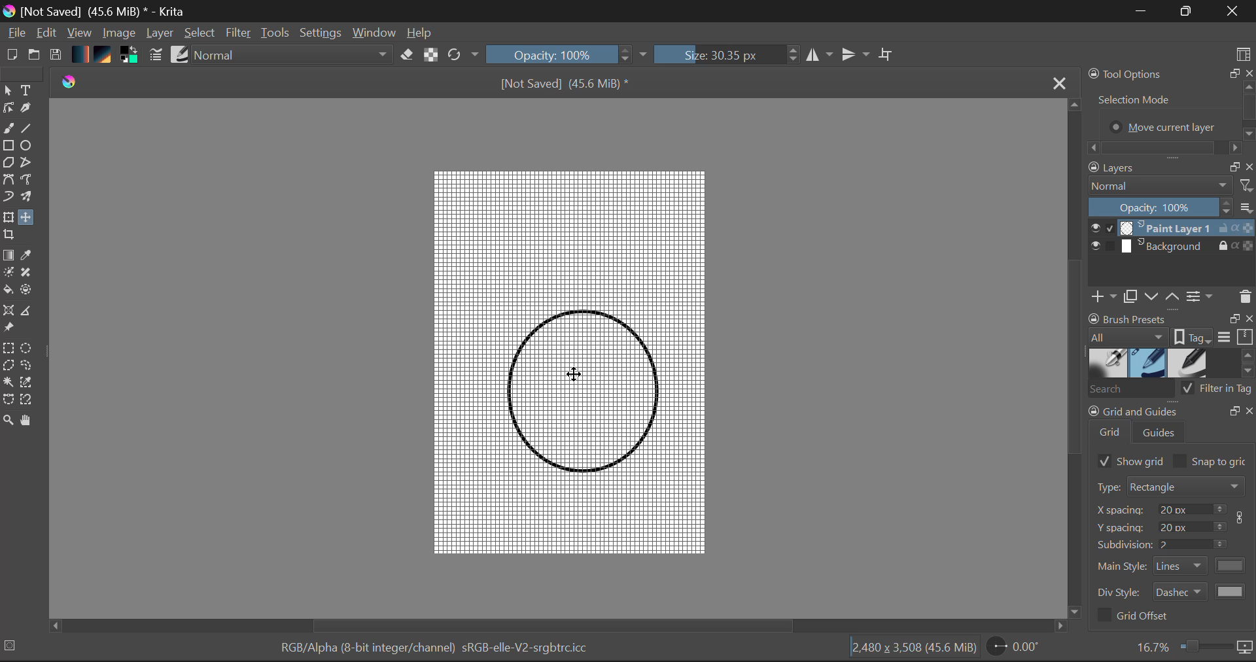 The width and height of the screenshot is (1256, 662). Describe the element at coordinates (1170, 186) in the screenshot. I see `Blending Mode` at that location.